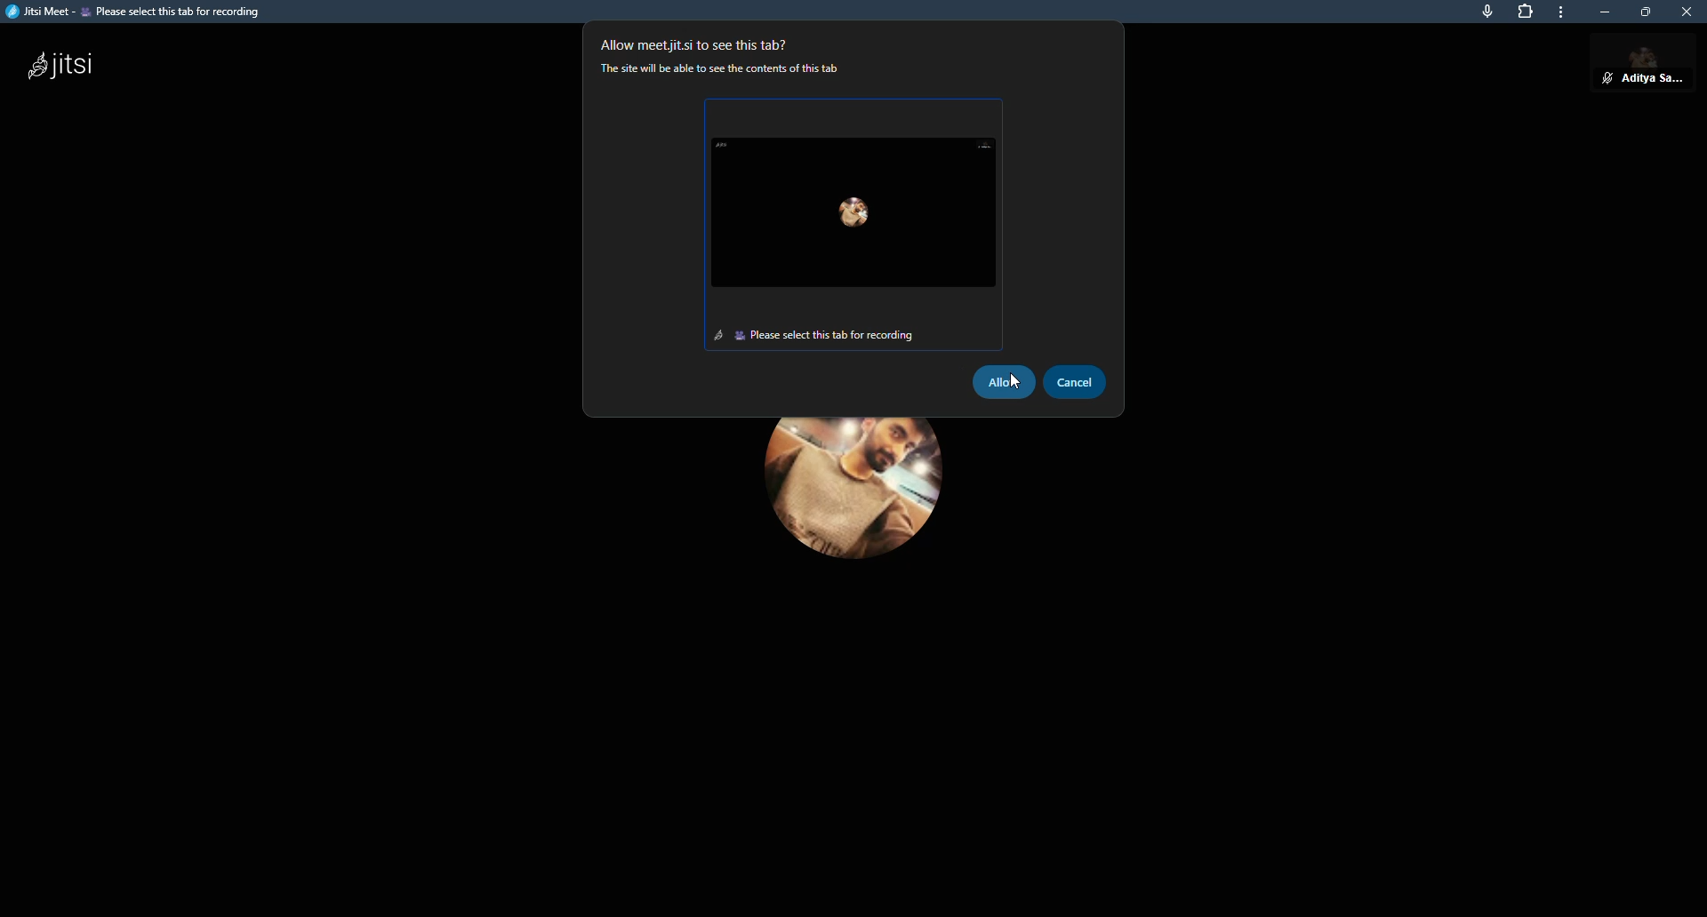  Describe the element at coordinates (726, 70) in the screenshot. I see `‘The site will be able to see the contents of this tab` at that location.